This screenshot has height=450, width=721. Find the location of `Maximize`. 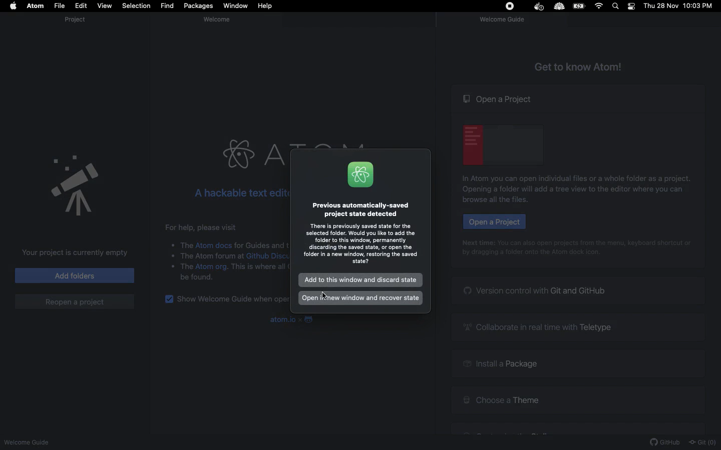

Maximize is located at coordinates (29, 19).